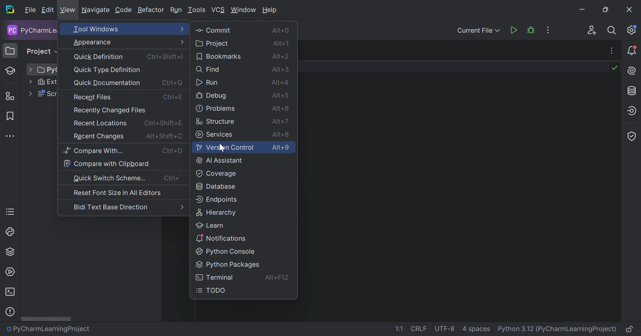 This screenshot has width=641, height=336. I want to click on Run, so click(207, 83).